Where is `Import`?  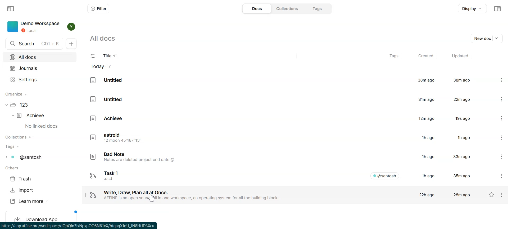
Import is located at coordinates (22, 190).